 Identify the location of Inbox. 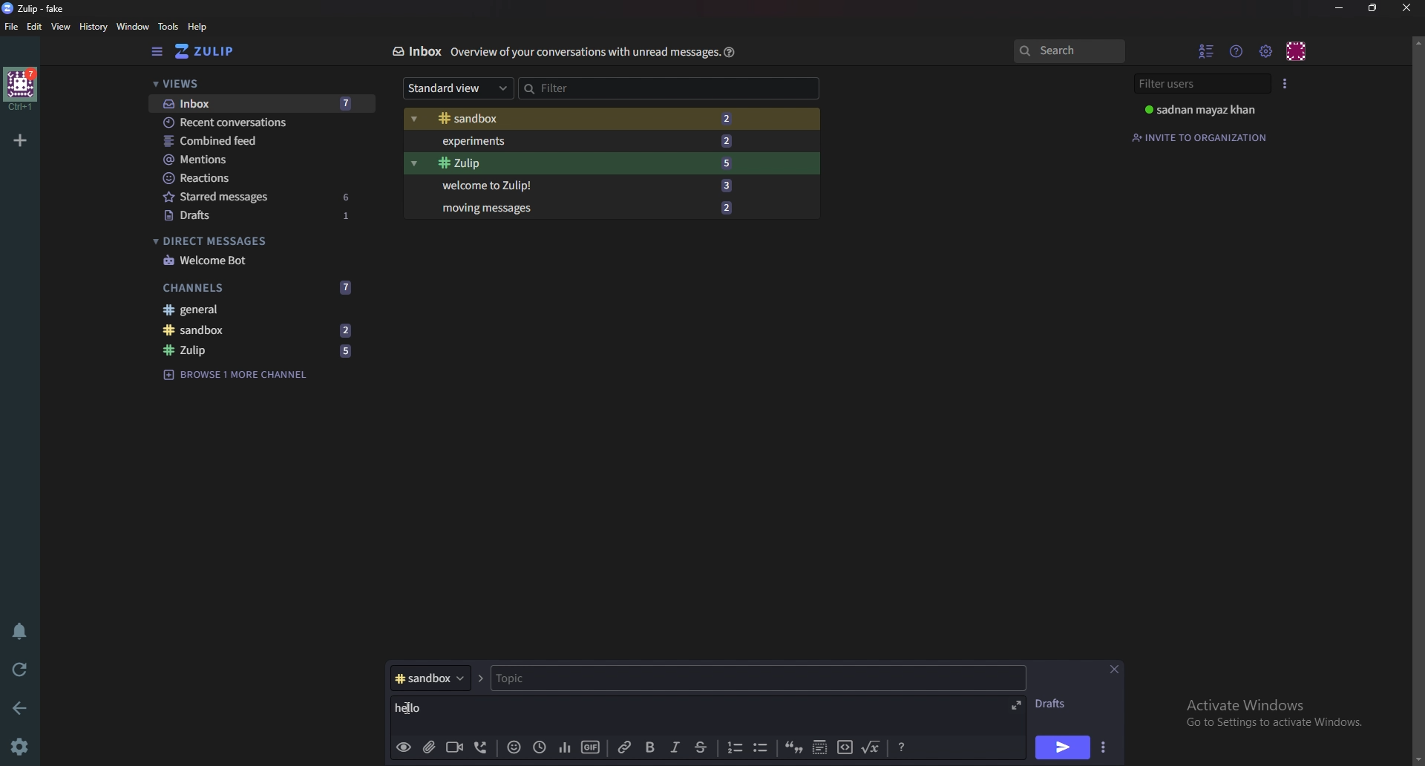
(416, 52).